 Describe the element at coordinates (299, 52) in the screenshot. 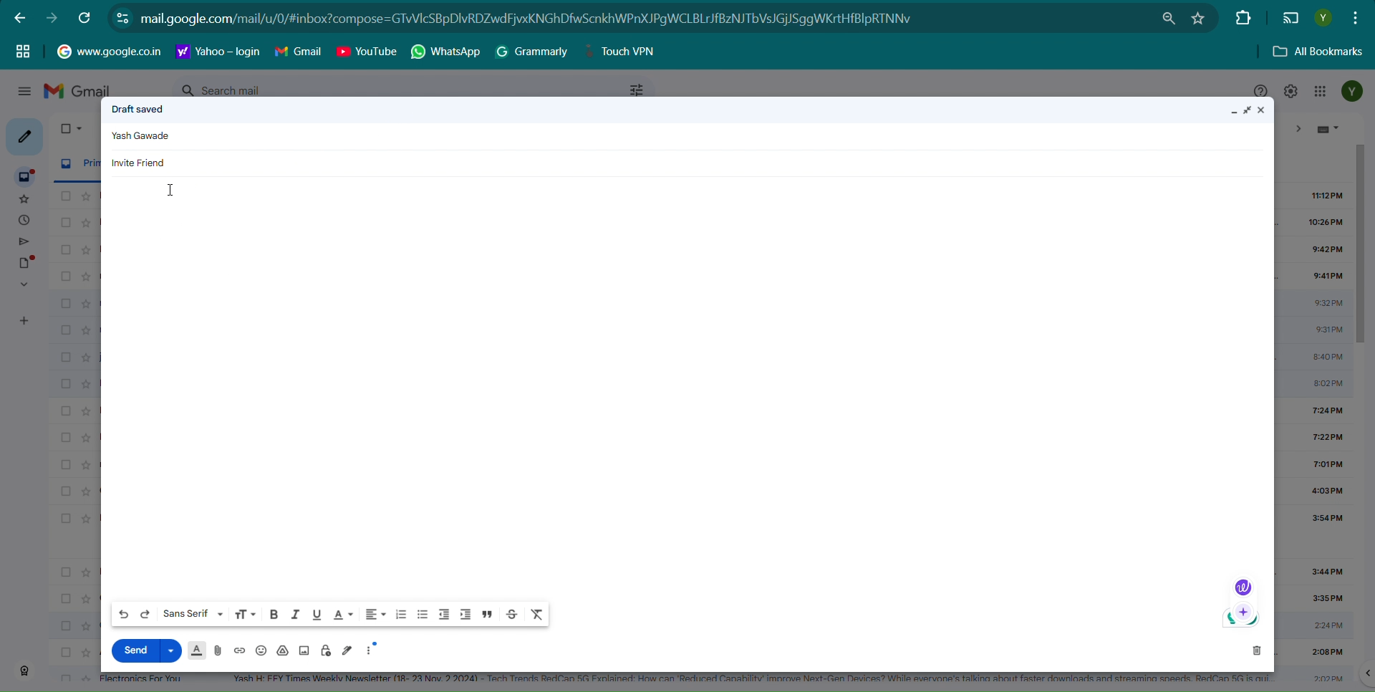

I see `Gmail` at that location.